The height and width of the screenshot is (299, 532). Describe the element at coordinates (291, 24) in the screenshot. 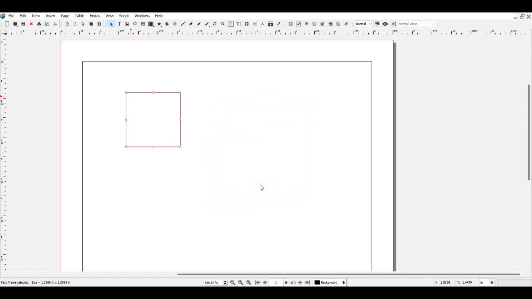

I see `PDF Push Button` at that location.